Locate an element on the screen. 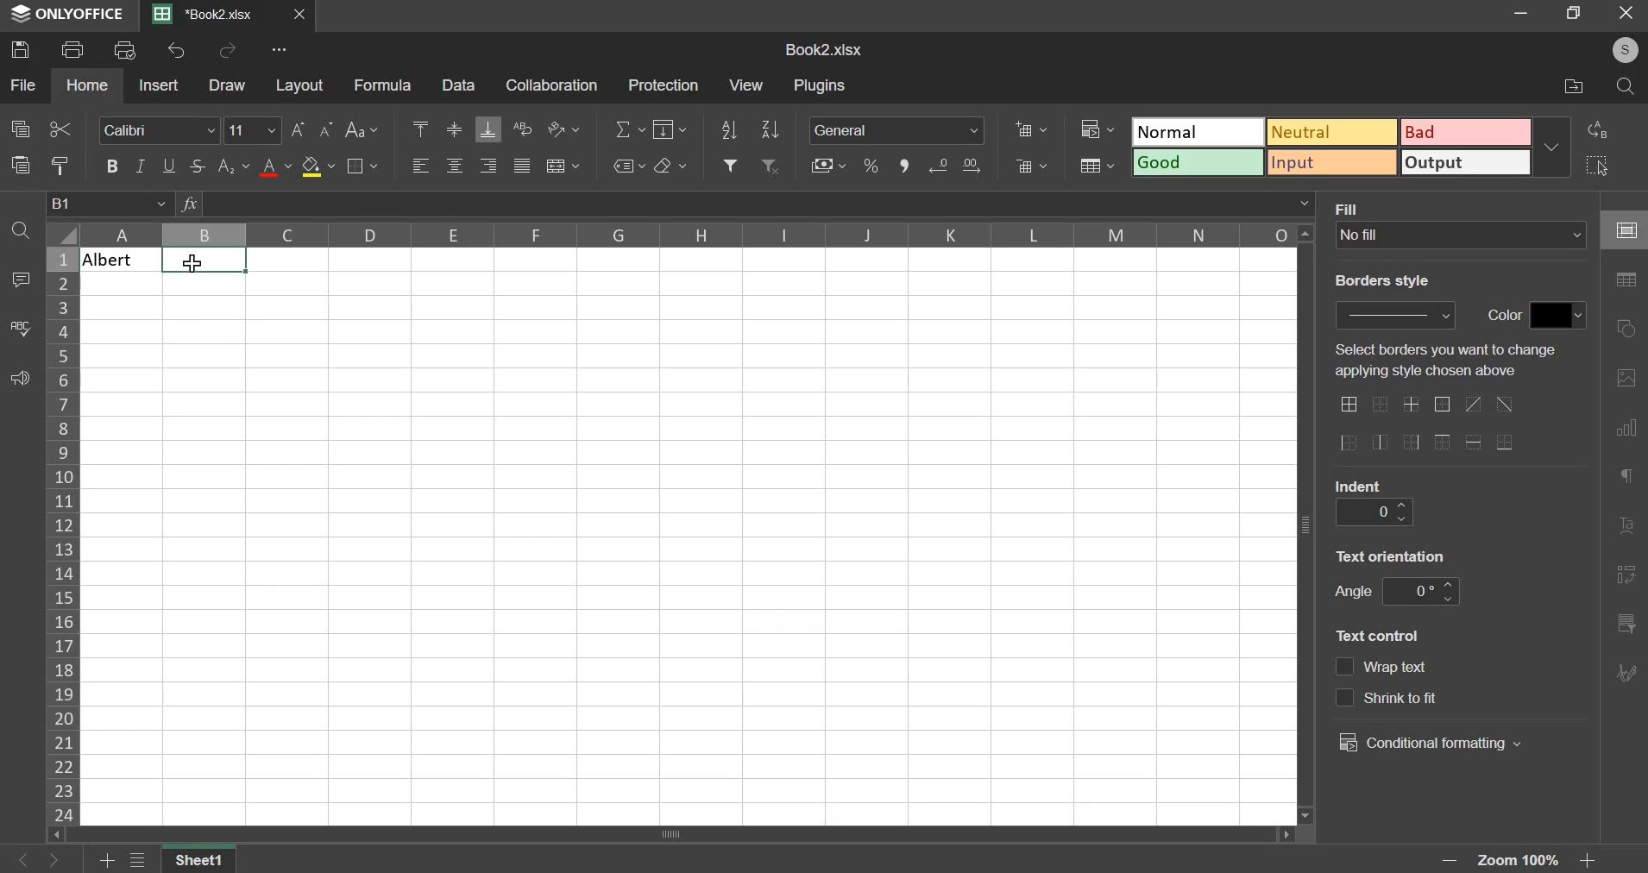 This screenshot has height=873, width=1648. text control is located at coordinates (1385, 638).